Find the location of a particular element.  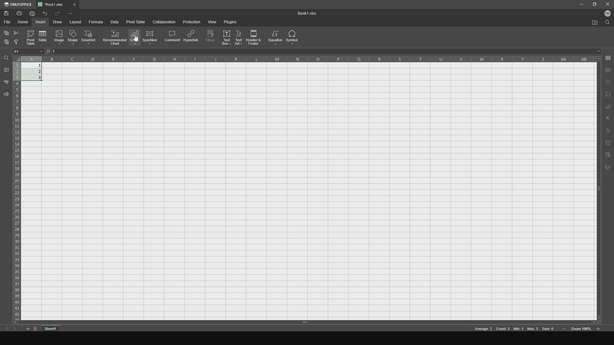

open file location is located at coordinates (593, 22).